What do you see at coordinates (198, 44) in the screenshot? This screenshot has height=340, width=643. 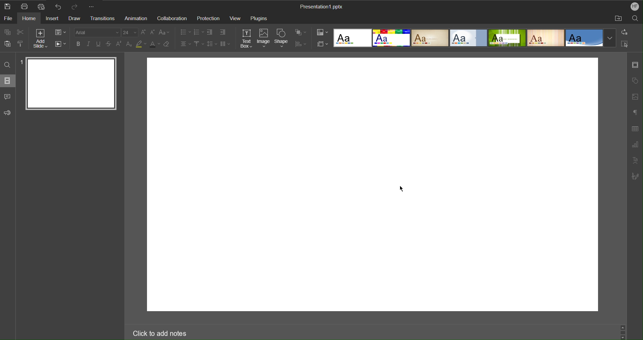 I see `Vertical Align` at bounding box center [198, 44].